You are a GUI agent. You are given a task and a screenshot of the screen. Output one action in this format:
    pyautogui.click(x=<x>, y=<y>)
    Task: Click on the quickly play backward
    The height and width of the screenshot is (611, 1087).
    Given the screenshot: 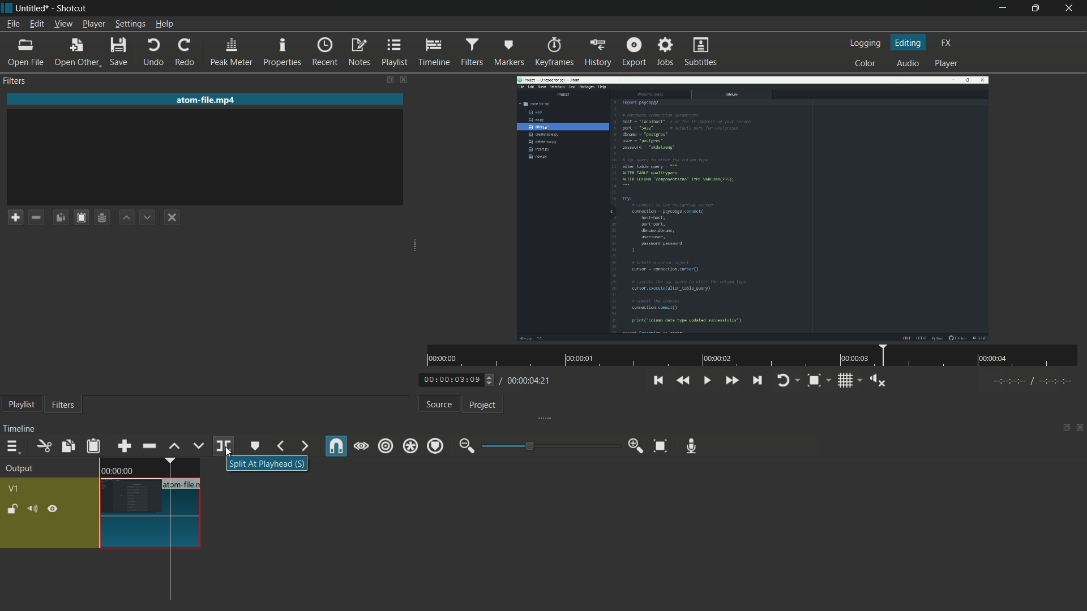 What is the action you would take?
    pyautogui.click(x=684, y=381)
    